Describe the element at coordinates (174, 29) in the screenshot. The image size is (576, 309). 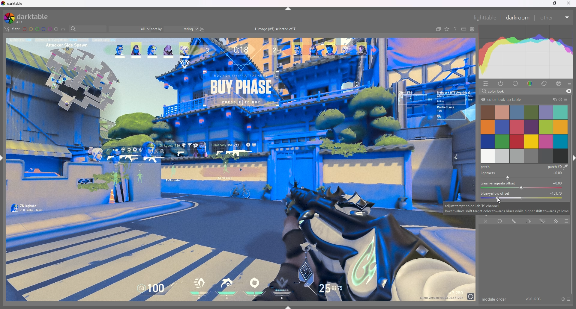
I see `sort by` at that location.